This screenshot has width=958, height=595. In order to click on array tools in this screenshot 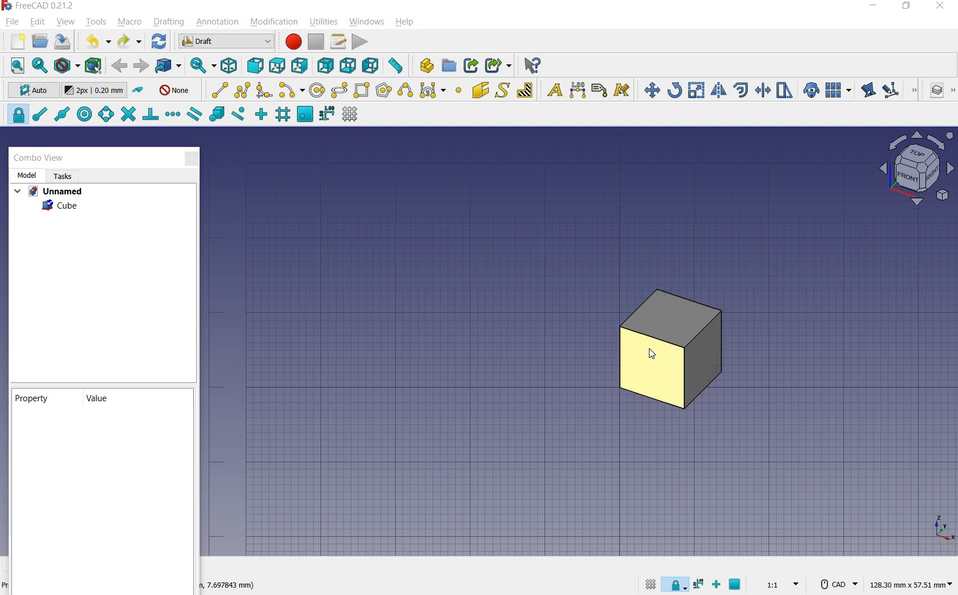, I will do `click(837, 89)`.